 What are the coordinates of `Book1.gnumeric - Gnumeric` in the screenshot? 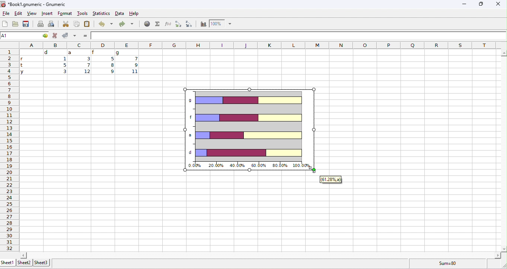 It's located at (34, 4).